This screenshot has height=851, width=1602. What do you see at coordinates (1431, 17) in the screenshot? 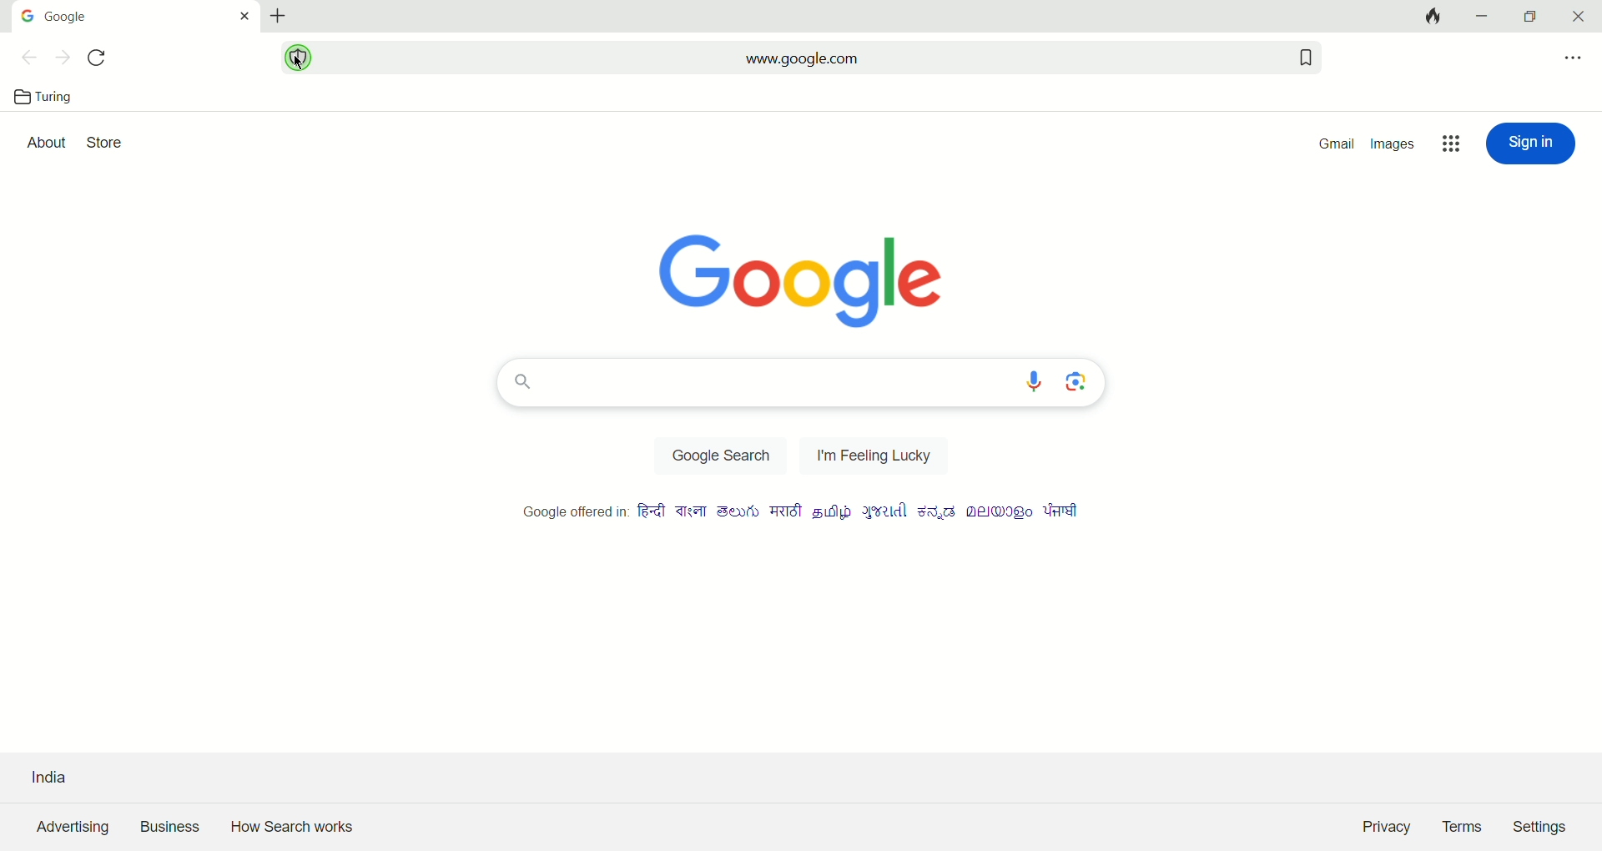
I see `close all tabs and clear data` at bounding box center [1431, 17].